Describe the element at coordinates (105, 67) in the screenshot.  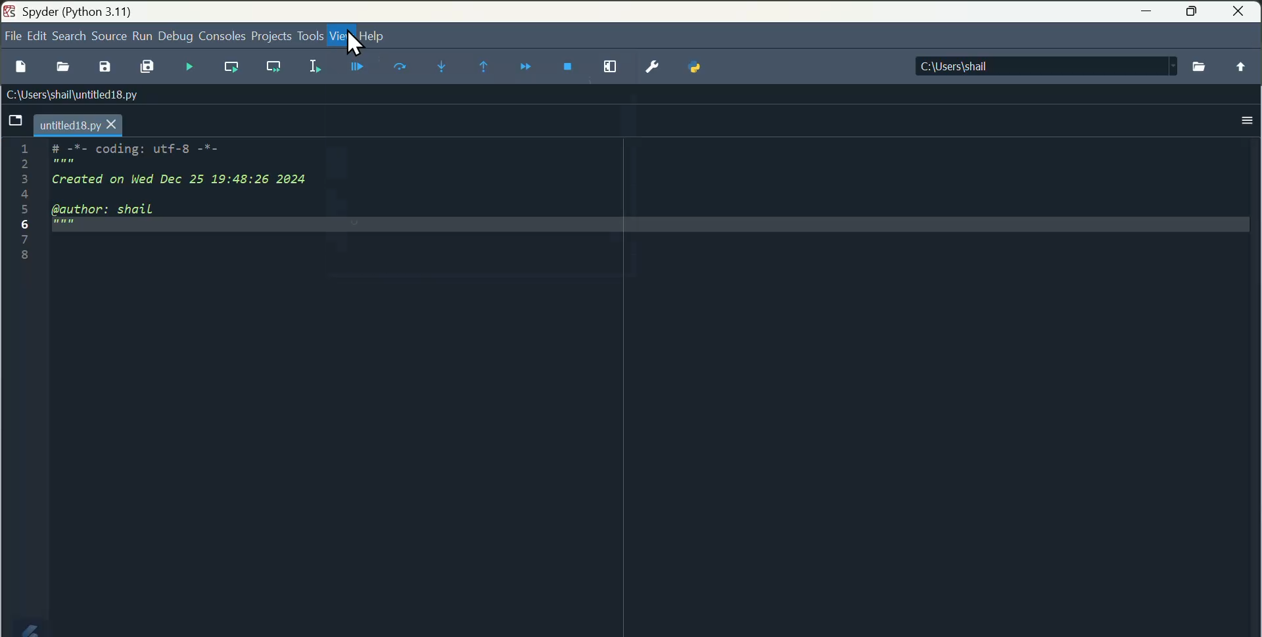
I see `Save file` at that location.